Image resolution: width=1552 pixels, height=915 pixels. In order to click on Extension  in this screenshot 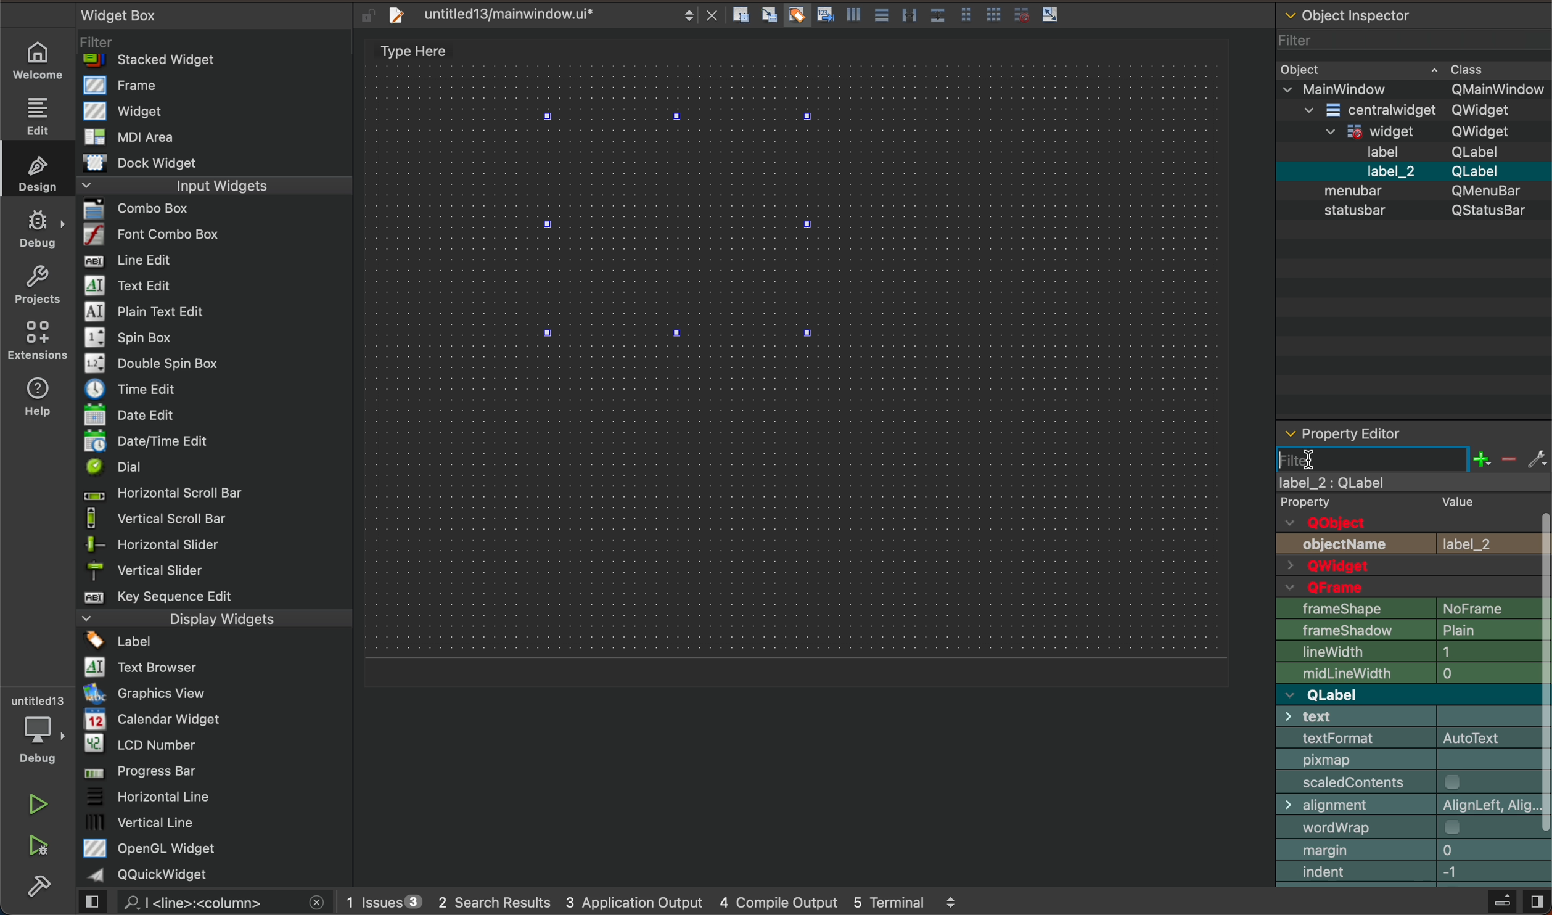, I will do `click(37, 340)`.